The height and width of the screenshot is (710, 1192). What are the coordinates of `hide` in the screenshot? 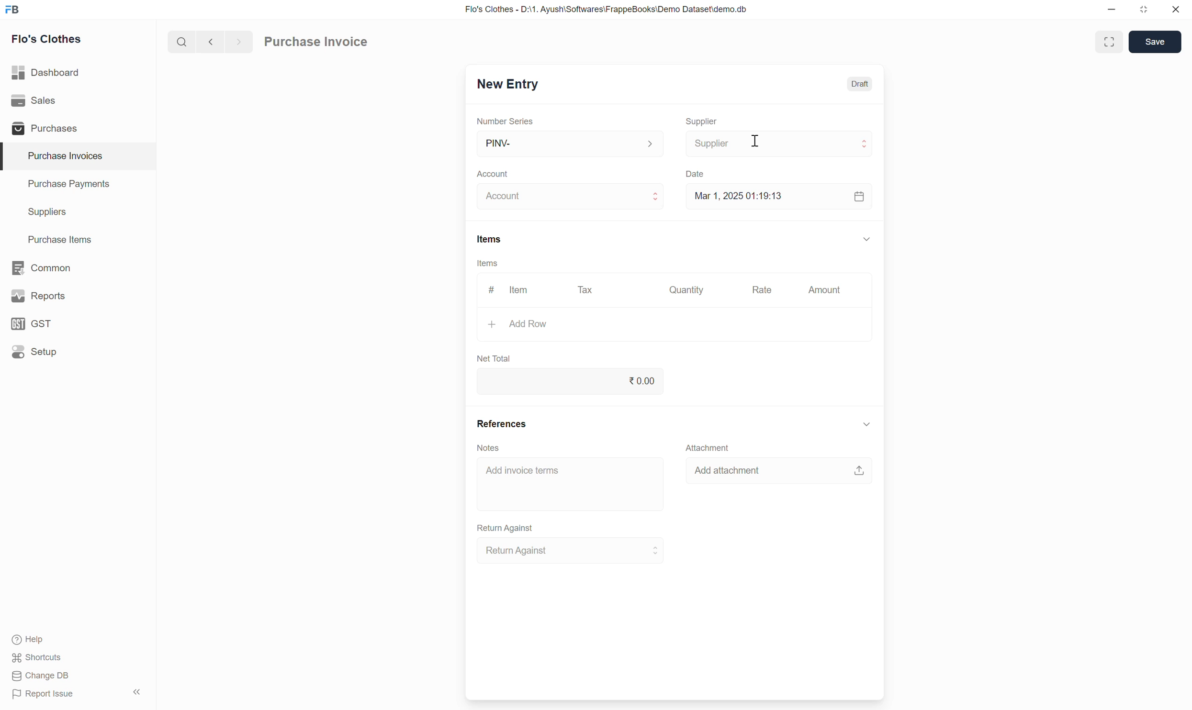 It's located at (135, 690).